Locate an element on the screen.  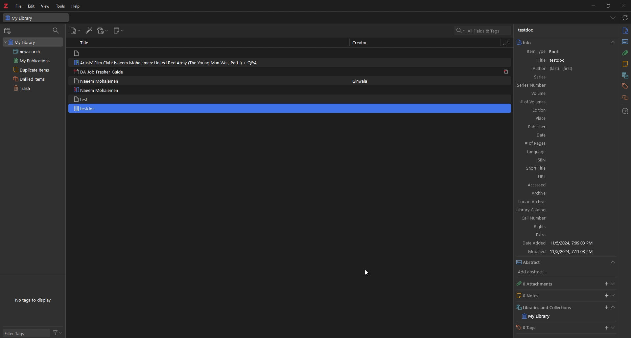
new collection is located at coordinates (8, 31).